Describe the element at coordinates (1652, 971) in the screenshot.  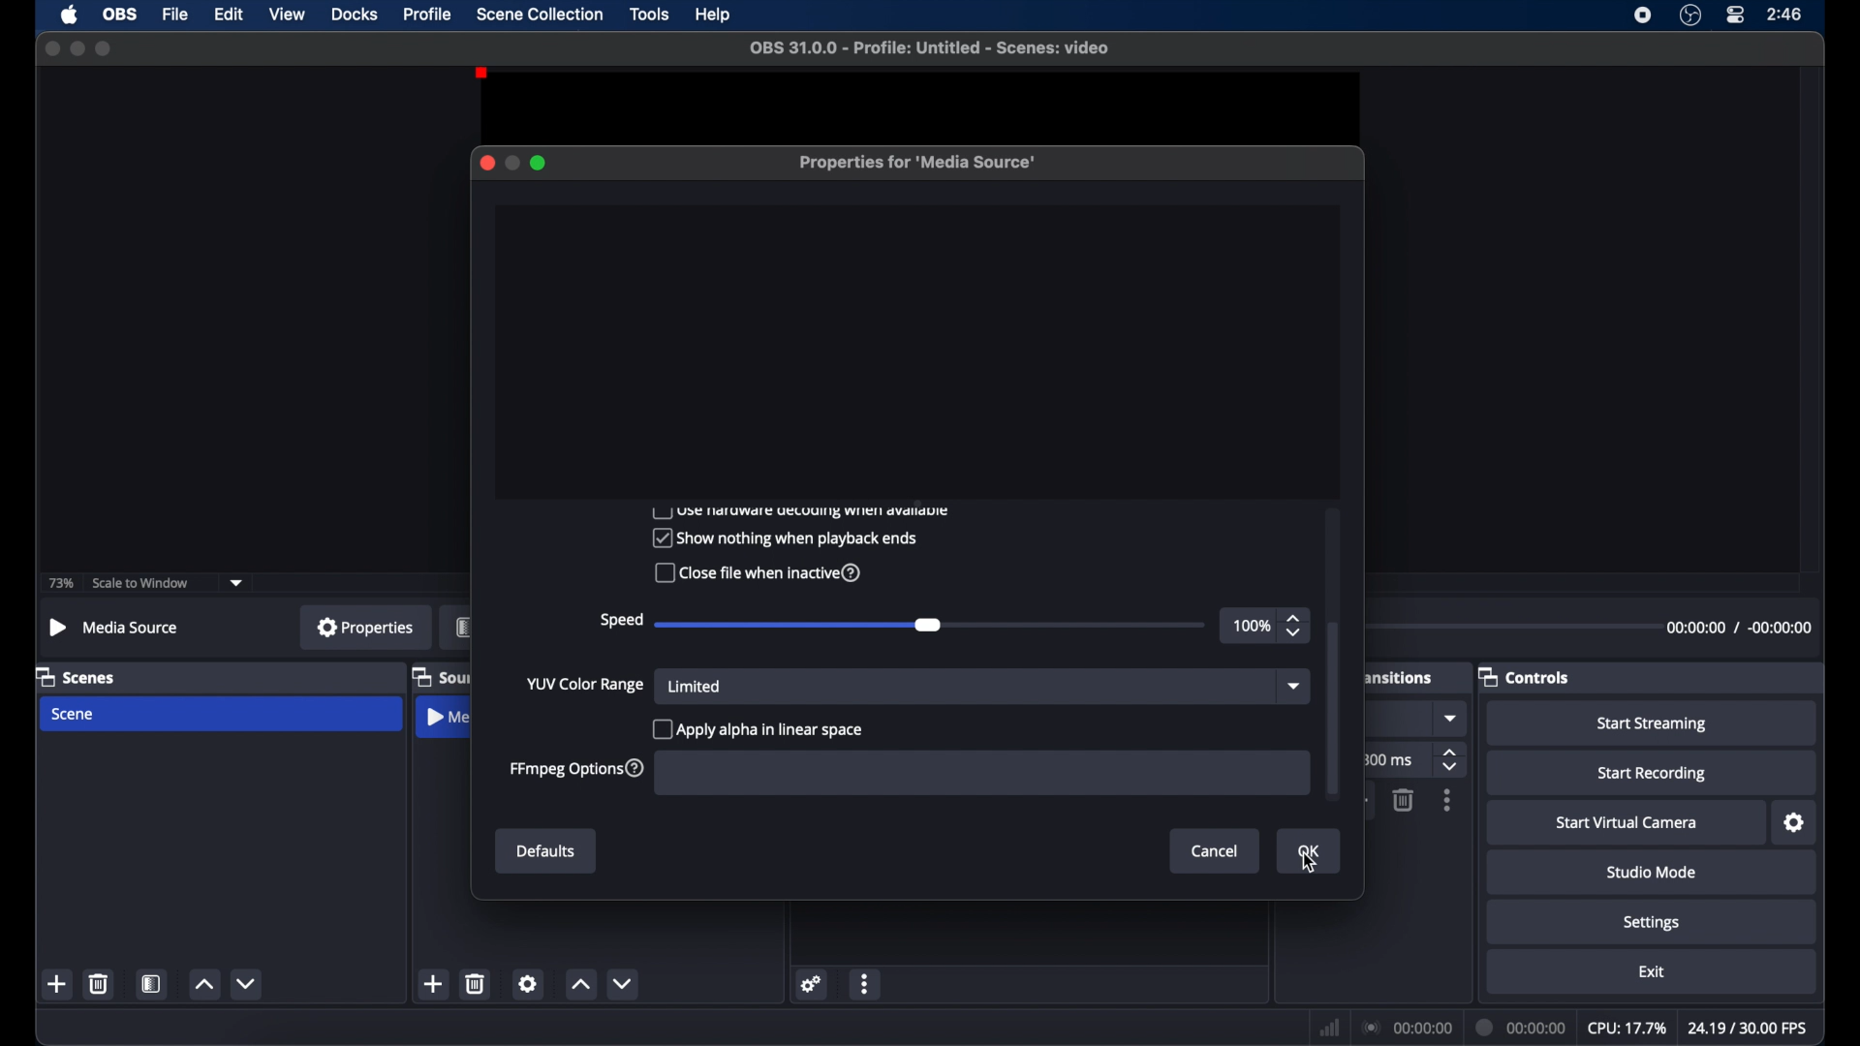
I see `exit` at that location.